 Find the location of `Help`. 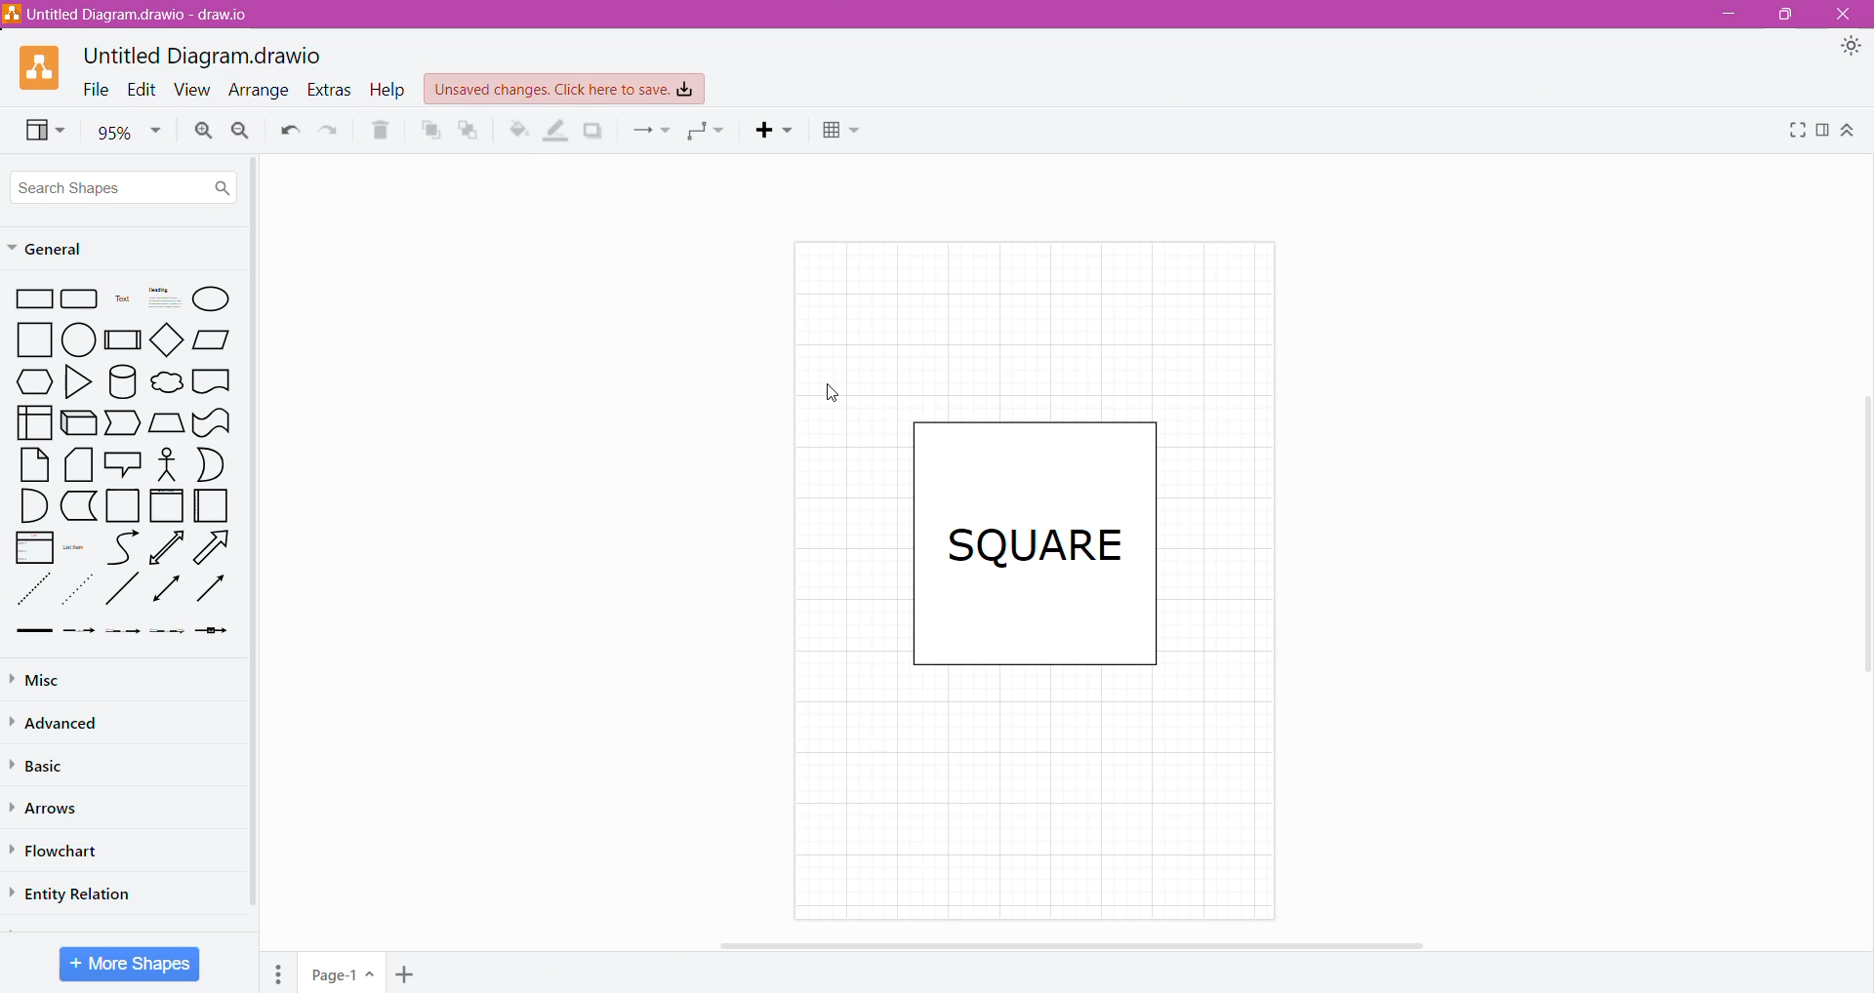

Help is located at coordinates (388, 91).